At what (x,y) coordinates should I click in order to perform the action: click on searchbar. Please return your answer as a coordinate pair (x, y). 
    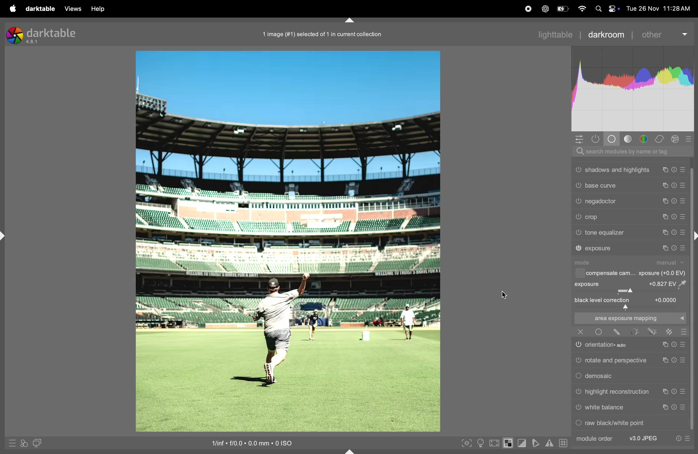
    Looking at the image, I should click on (630, 151).